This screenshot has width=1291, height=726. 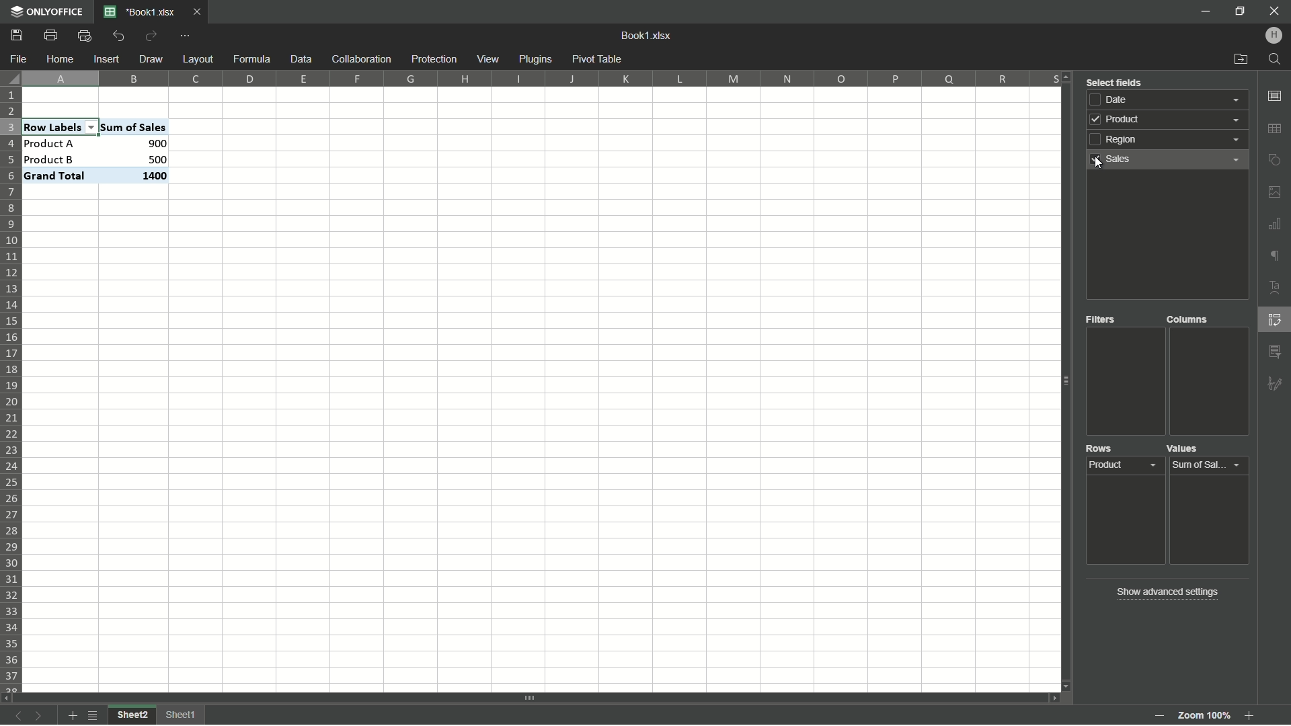 I want to click on Home, so click(x=61, y=58).